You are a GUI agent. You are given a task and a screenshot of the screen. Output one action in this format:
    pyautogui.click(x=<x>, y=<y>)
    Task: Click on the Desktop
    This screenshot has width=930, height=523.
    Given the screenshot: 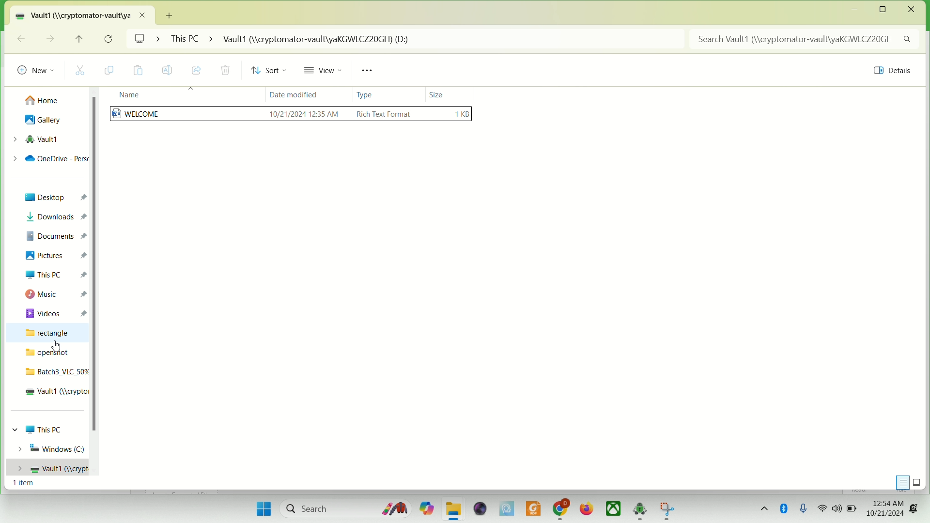 What is the action you would take?
    pyautogui.click(x=53, y=197)
    